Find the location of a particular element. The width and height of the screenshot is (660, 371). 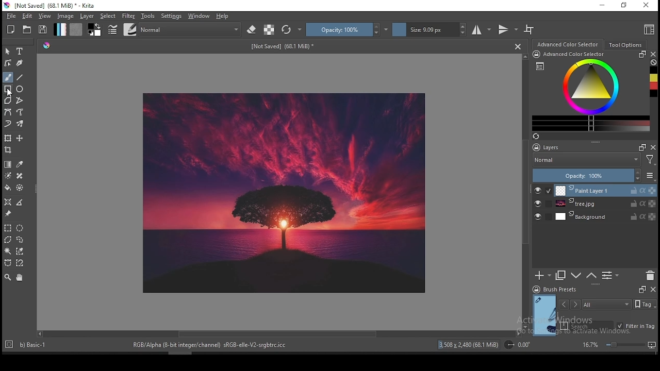

gradient fill is located at coordinates (60, 29).